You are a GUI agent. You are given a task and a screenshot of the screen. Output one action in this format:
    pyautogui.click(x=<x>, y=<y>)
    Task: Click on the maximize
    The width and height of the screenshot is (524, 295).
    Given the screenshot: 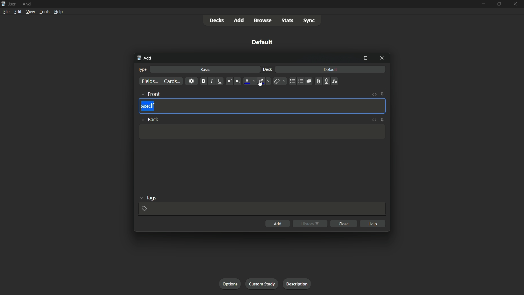 What is the action you would take?
    pyautogui.click(x=499, y=4)
    